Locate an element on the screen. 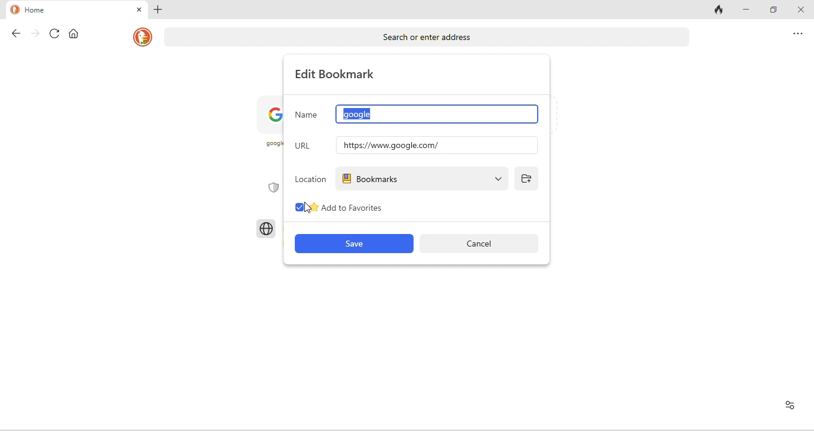 This screenshot has height=431, width=814. google is located at coordinates (436, 115).